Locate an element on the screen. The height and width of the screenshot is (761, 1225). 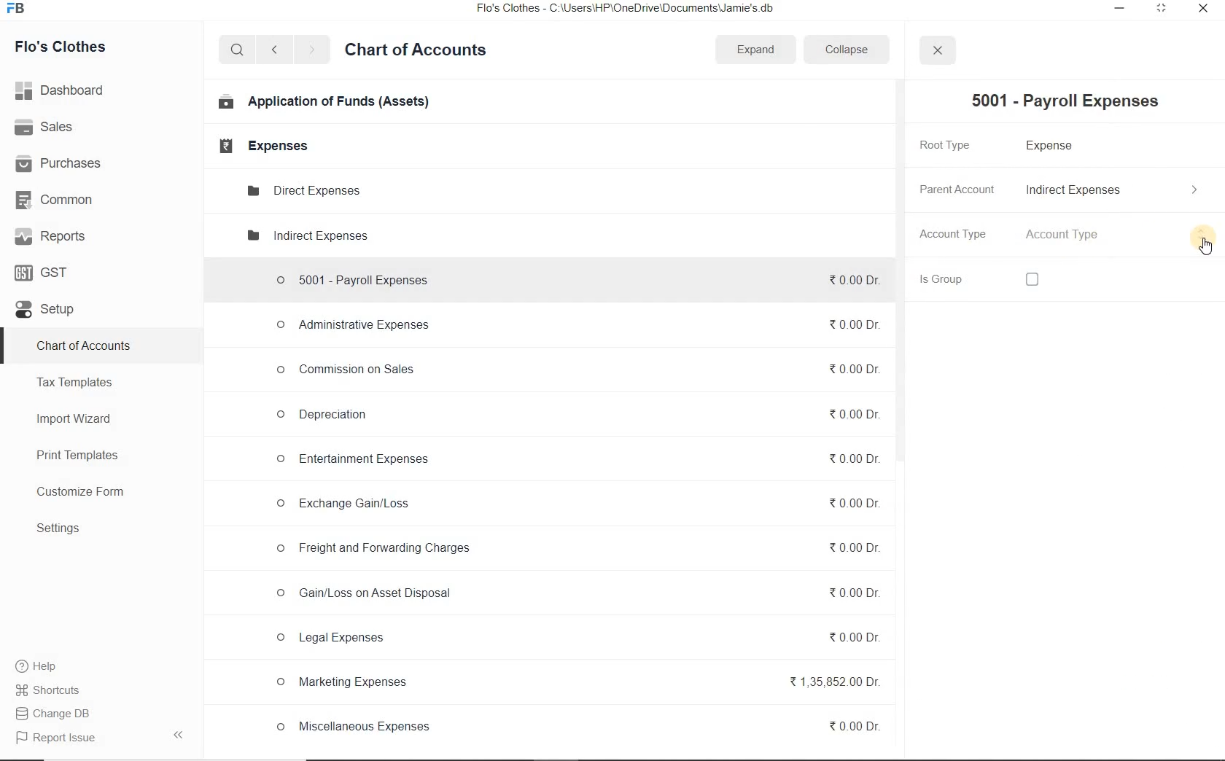
Customize Form is located at coordinates (81, 492).